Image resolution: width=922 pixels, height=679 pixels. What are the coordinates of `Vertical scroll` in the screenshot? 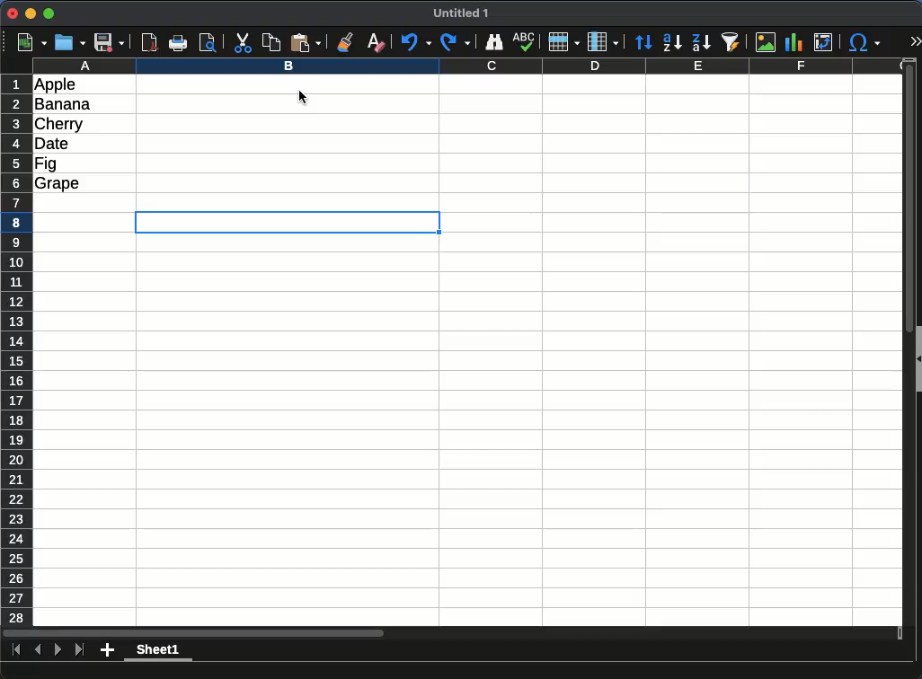 It's located at (909, 342).